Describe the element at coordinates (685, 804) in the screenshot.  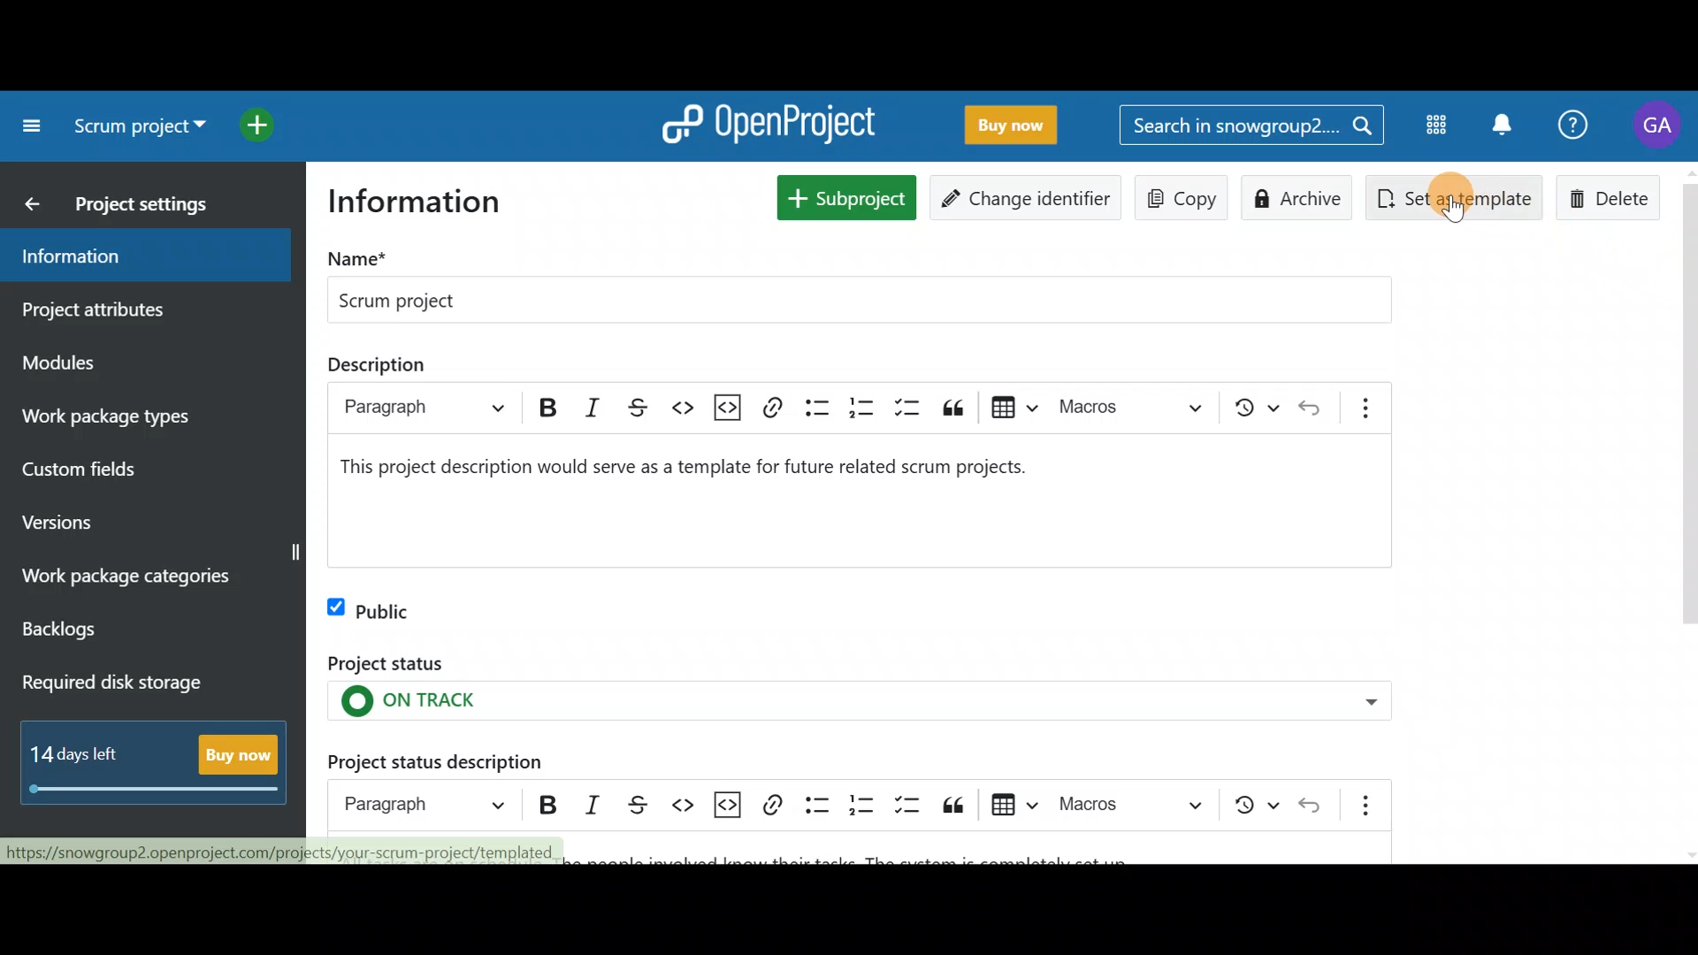
I see `Code` at that location.